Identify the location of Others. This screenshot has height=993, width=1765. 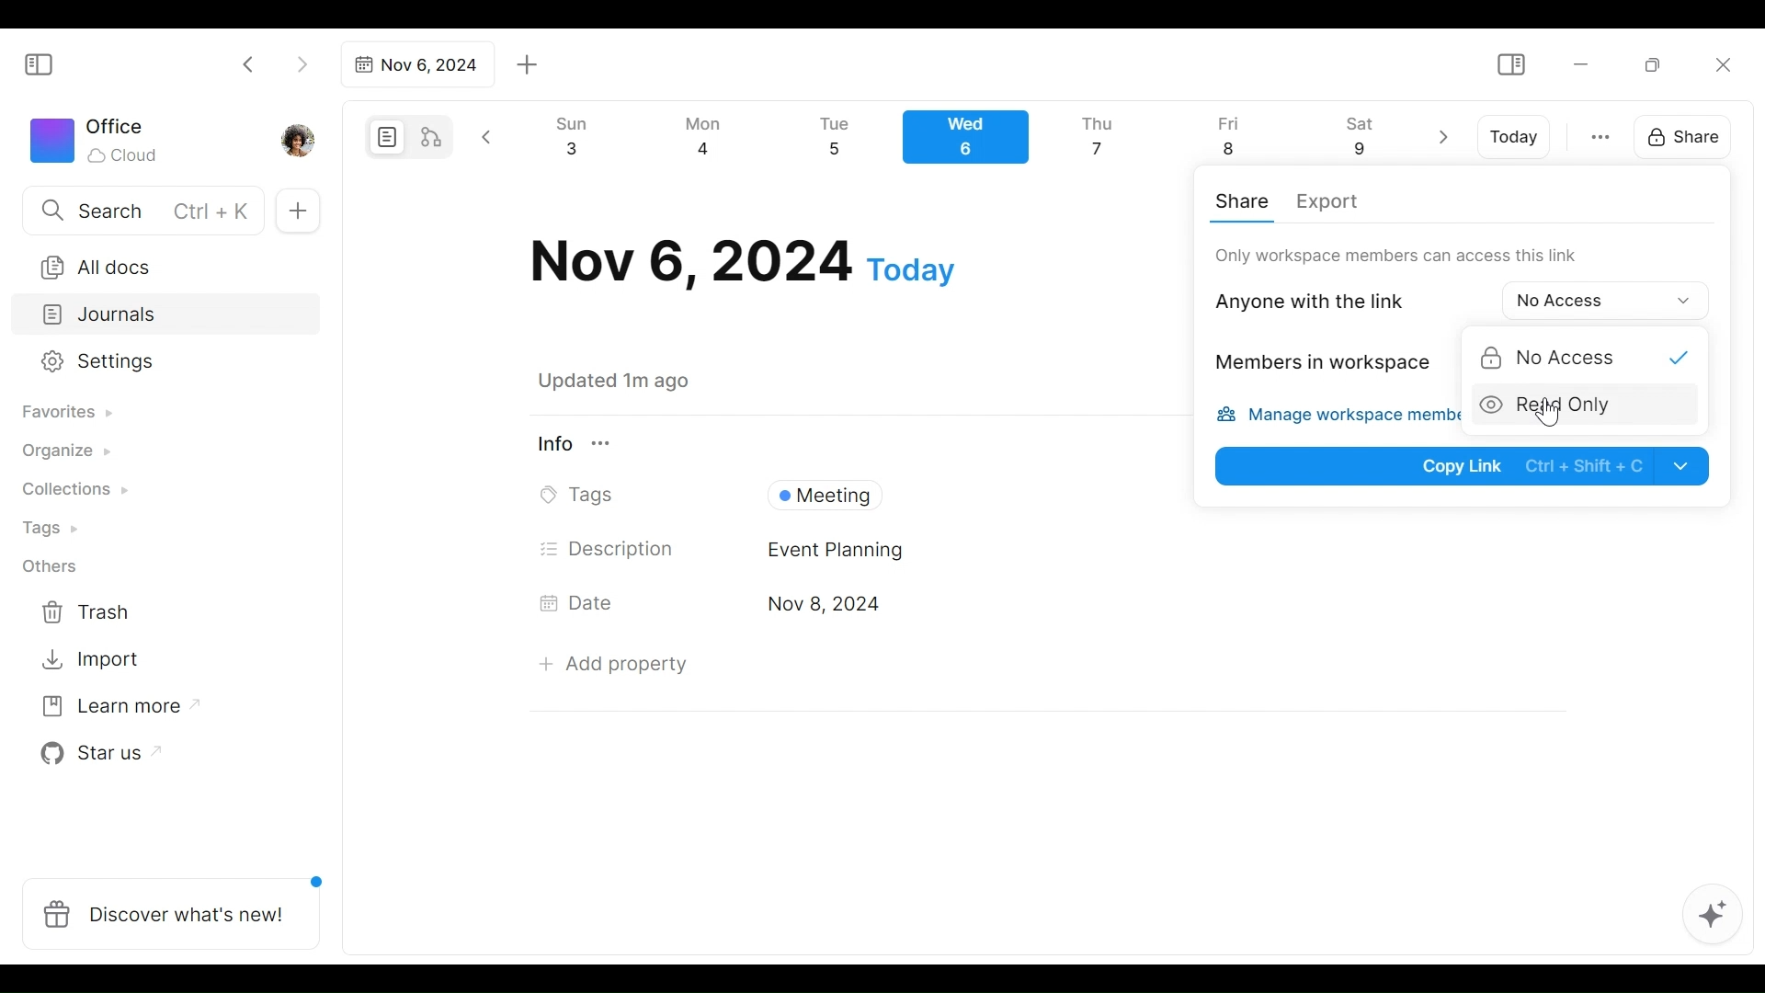
(51, 566).